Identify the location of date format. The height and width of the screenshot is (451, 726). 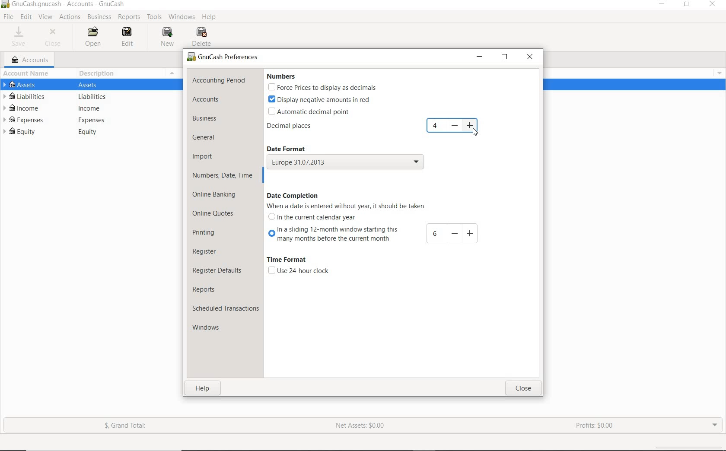
(294, 148).